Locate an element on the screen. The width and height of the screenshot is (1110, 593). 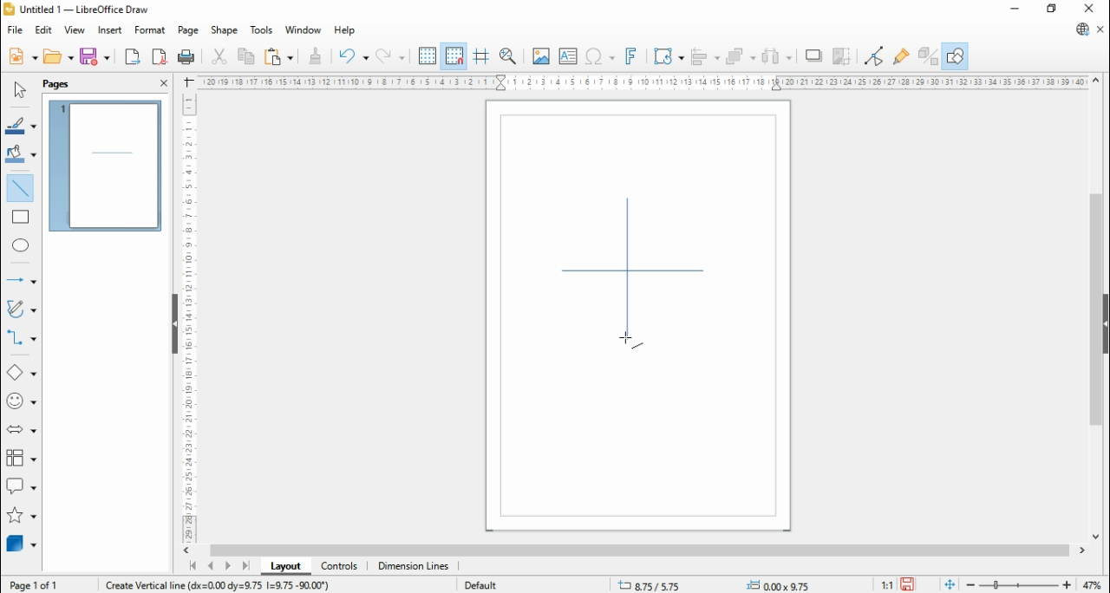
scroll bar is located at coordinates (639, 551).